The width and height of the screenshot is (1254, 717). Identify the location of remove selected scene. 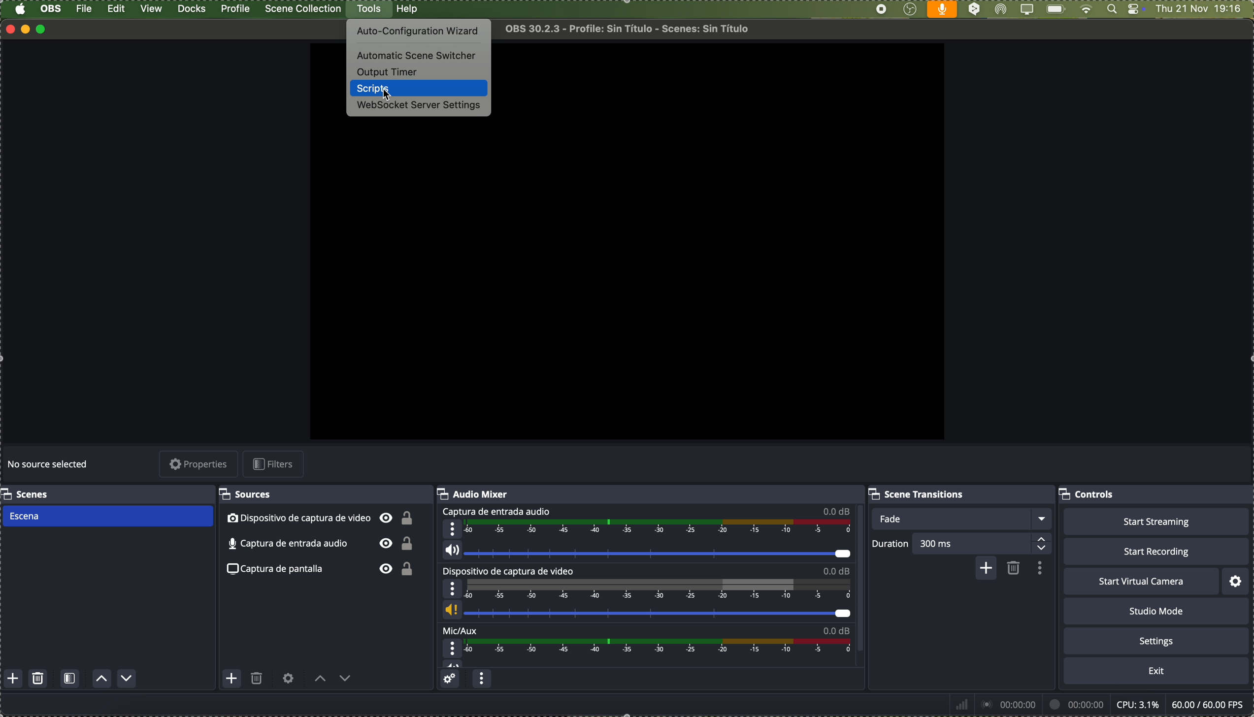
(39, 679).